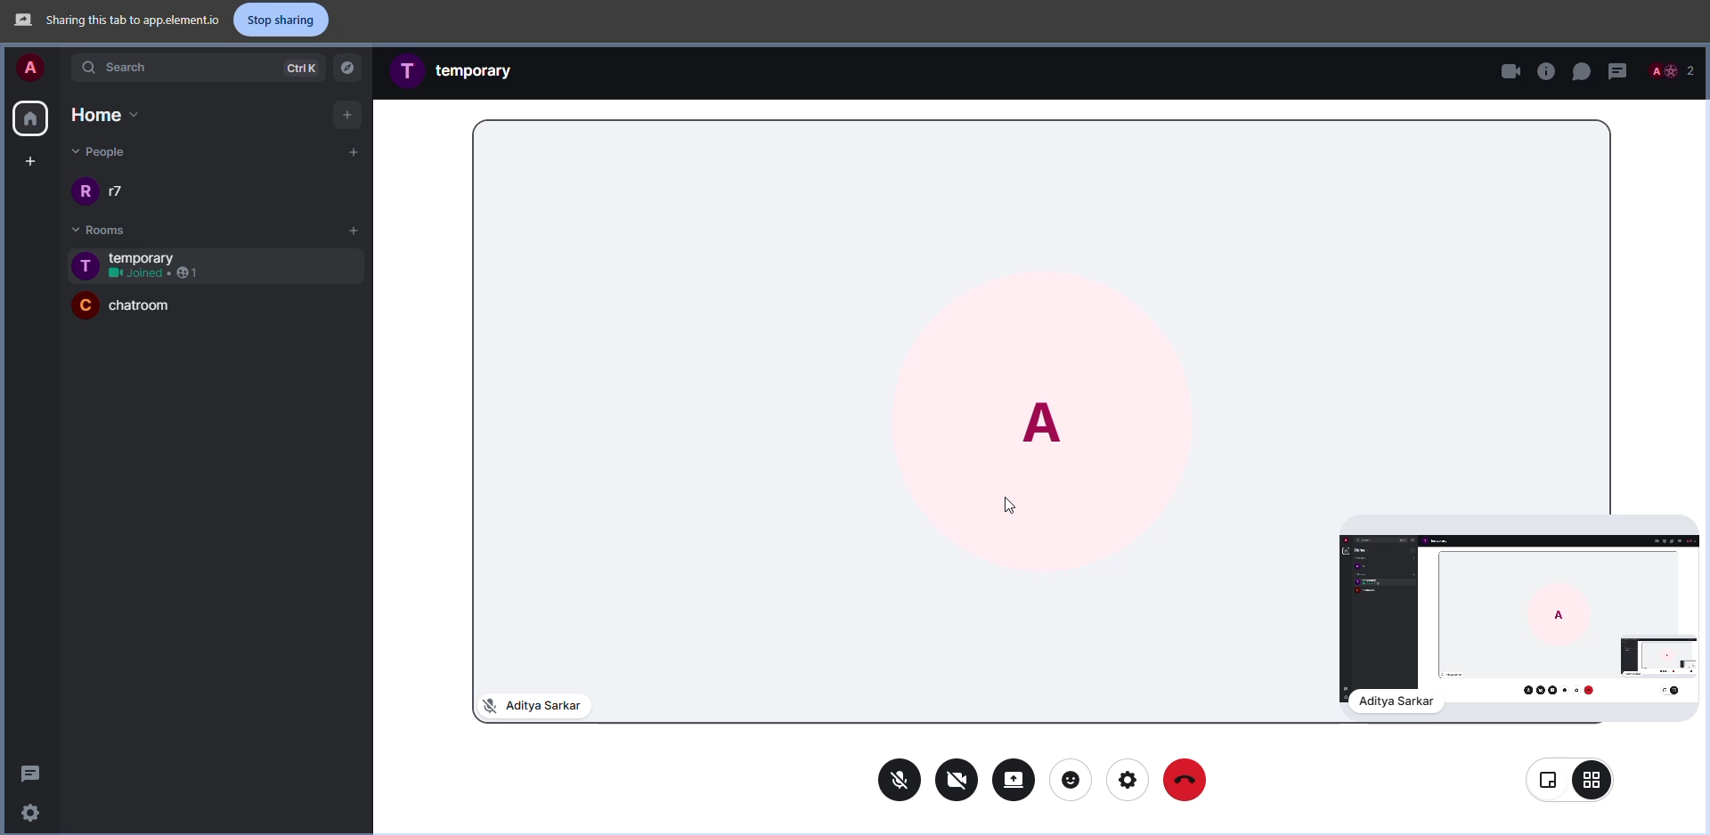 The image size is (1710, 835). I want to click on add, so click(352, 114).